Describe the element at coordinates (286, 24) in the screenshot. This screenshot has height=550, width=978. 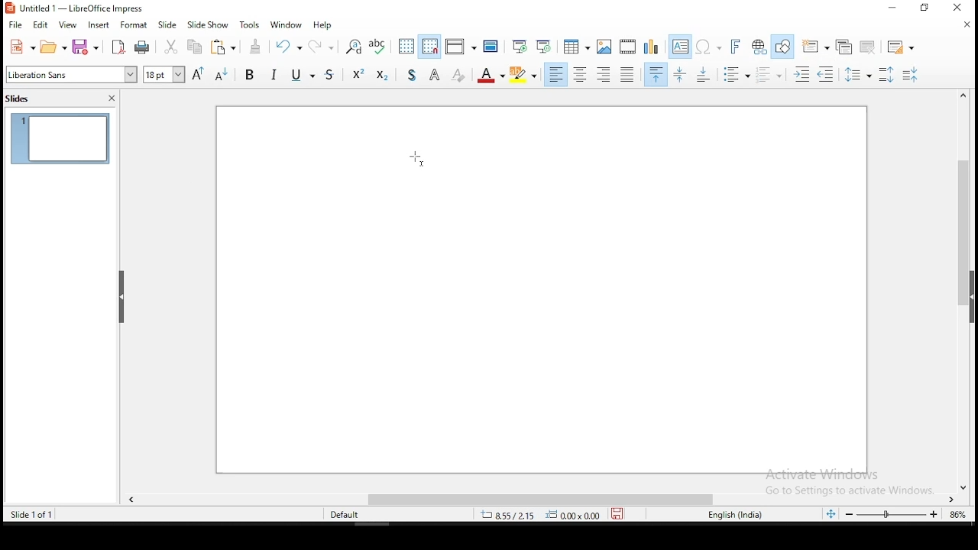
I see `window` at that location.